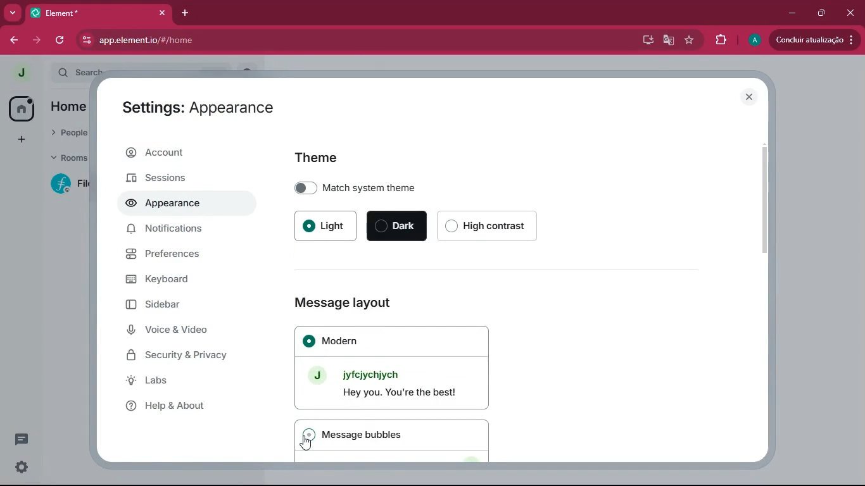 The height and width of the screenshot is (486, 865). Describe the element at coordinates (182, 12) in the screenshot. I see `add tab` at that location.